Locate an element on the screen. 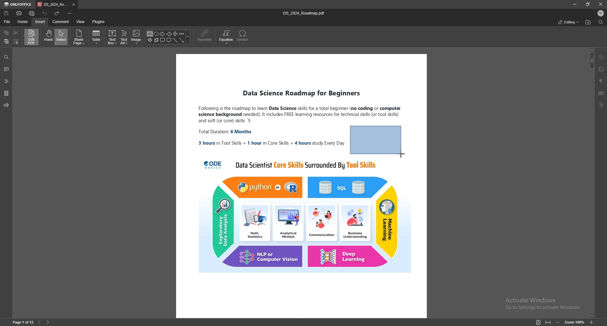  select is located at coordinates (16, 41).